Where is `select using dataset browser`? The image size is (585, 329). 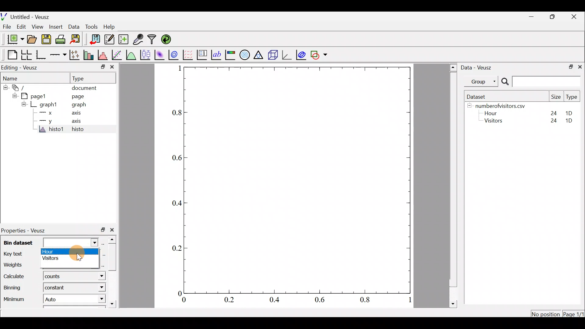 select using dataset browser is located at coordinates (102, 266).